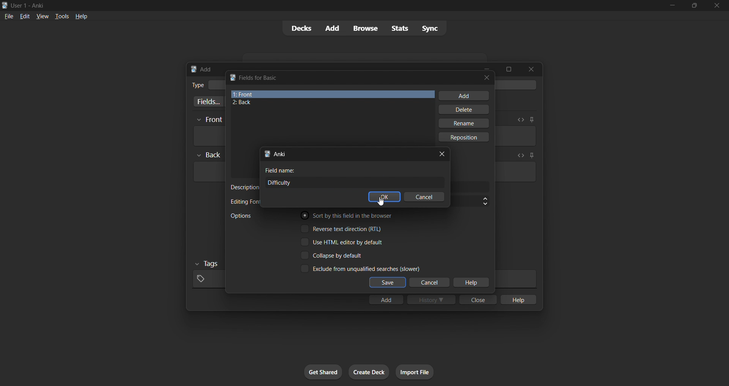 This screenshot has width=729, height=386. I want to click on close, so click(717, 6).